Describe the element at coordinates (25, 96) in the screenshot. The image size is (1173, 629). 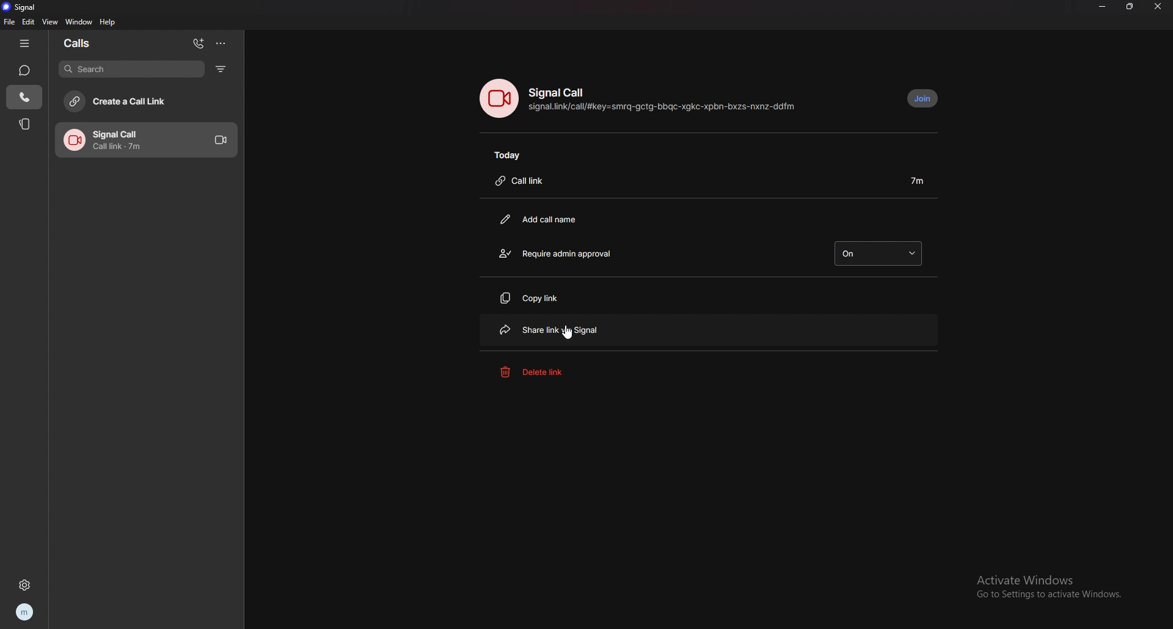
I see `calls` at that location.